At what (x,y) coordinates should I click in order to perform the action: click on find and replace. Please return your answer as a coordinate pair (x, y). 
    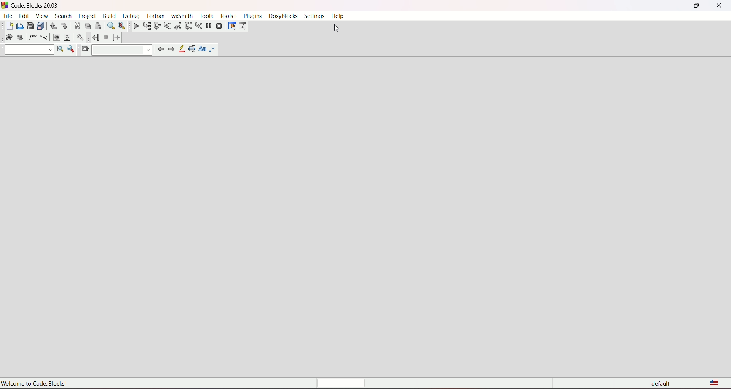
    Looking at the image, I should click on (123, 26).